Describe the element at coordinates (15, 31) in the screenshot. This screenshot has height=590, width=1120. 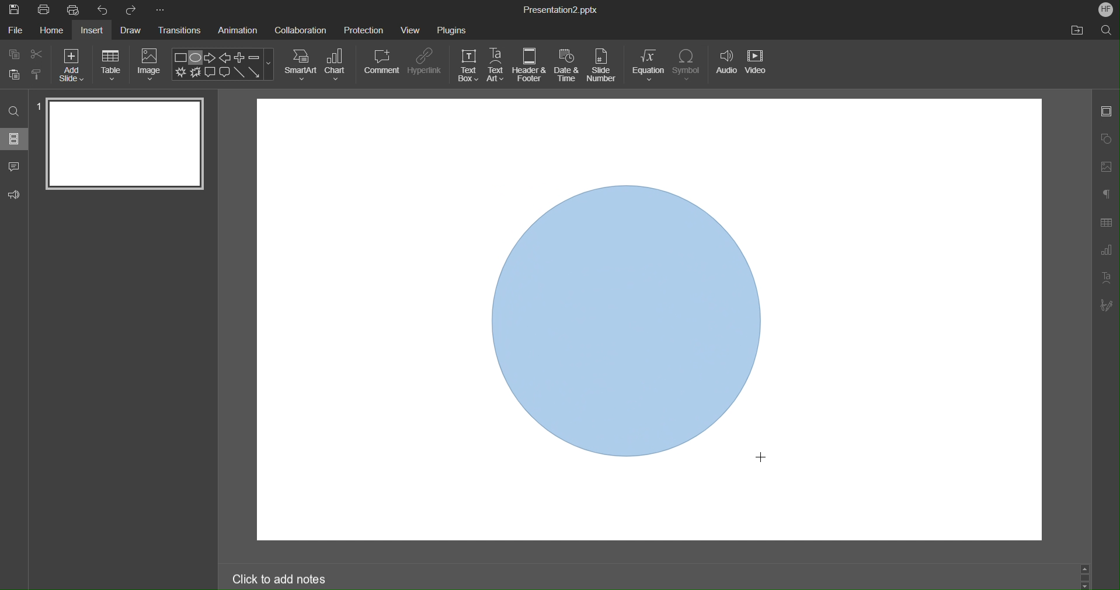
I see `File` at that location.